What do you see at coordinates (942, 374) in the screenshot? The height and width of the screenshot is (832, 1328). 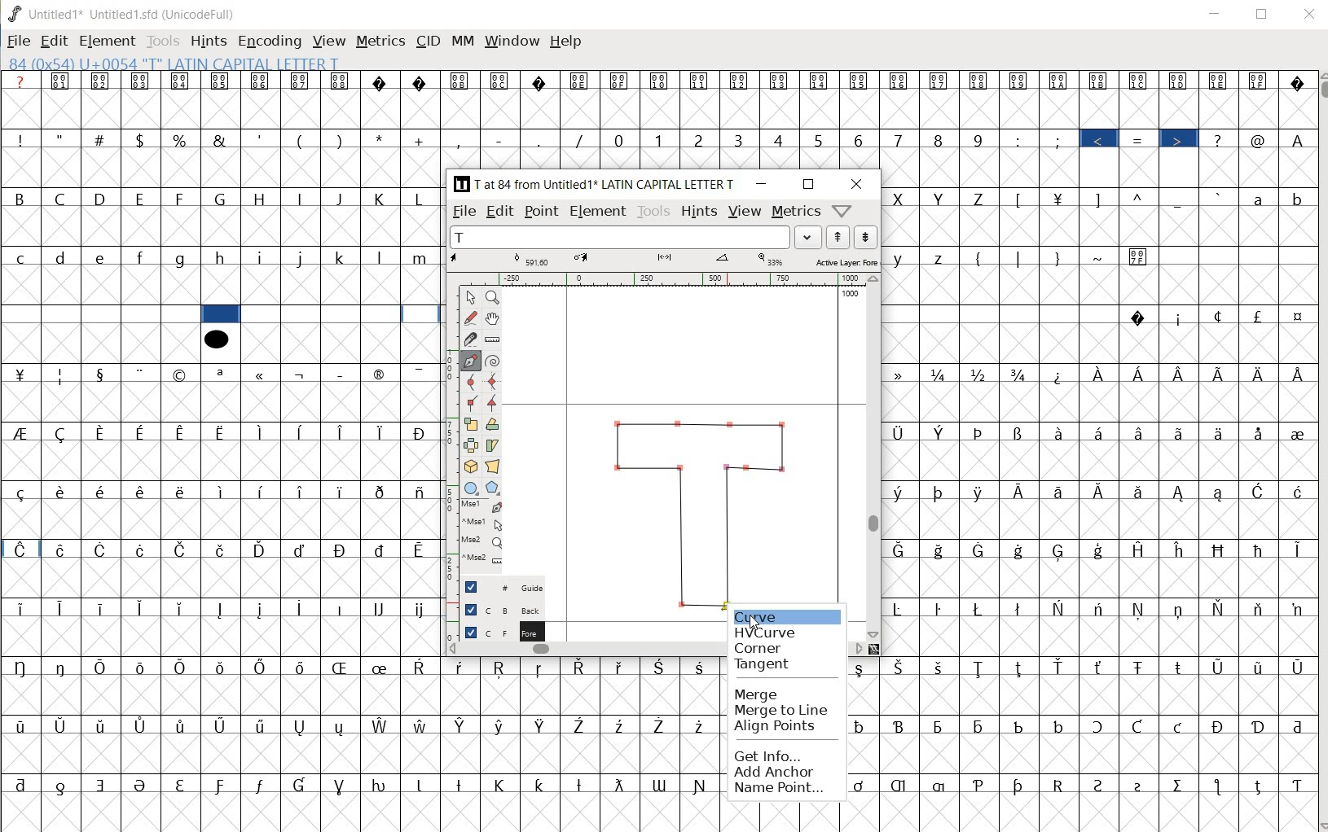 I see `Symbol` at bounding box center [942, 374].